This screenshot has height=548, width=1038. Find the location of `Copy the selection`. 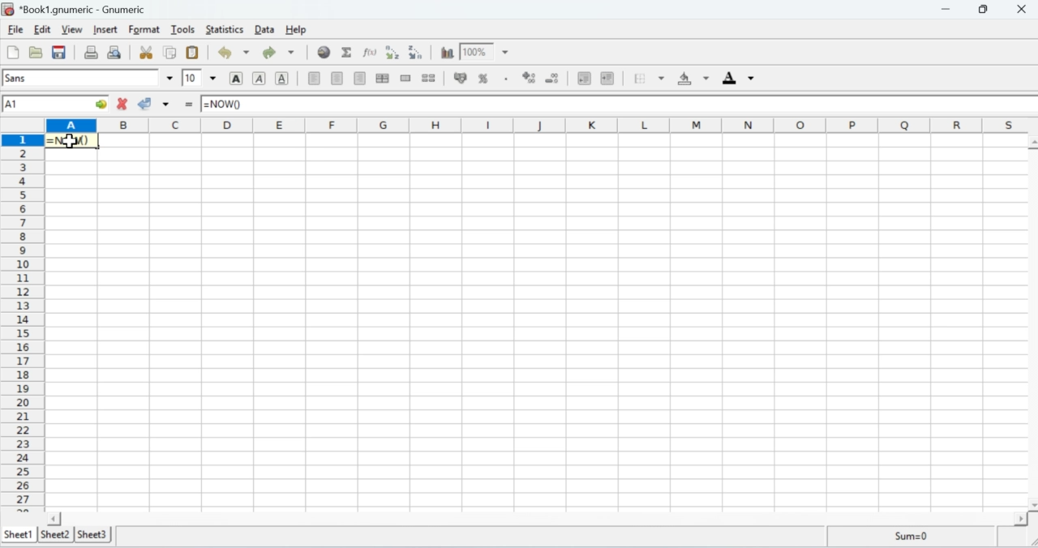

Copy the selection is located at coordinates (171, 51).